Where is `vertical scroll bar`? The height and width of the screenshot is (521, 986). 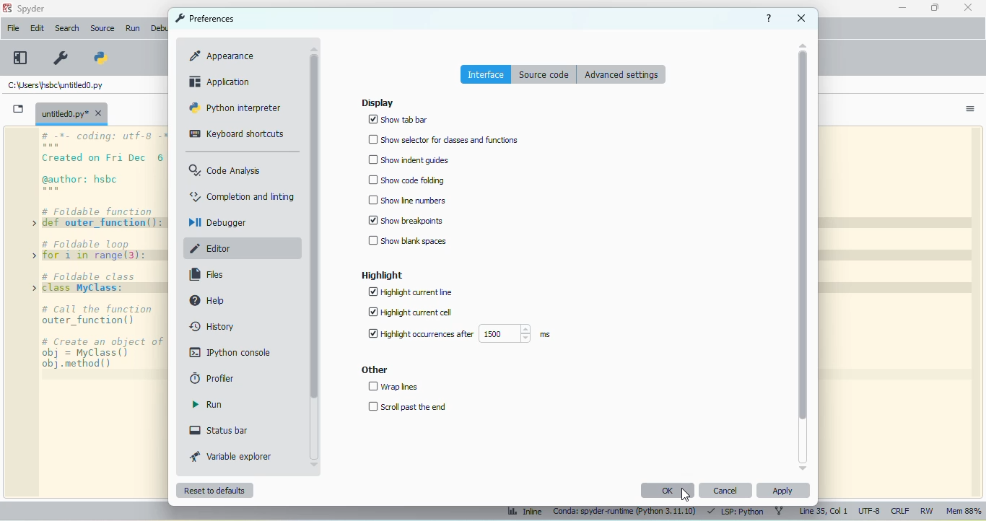
vertical scroll bar is located at coordinates (803, 237).